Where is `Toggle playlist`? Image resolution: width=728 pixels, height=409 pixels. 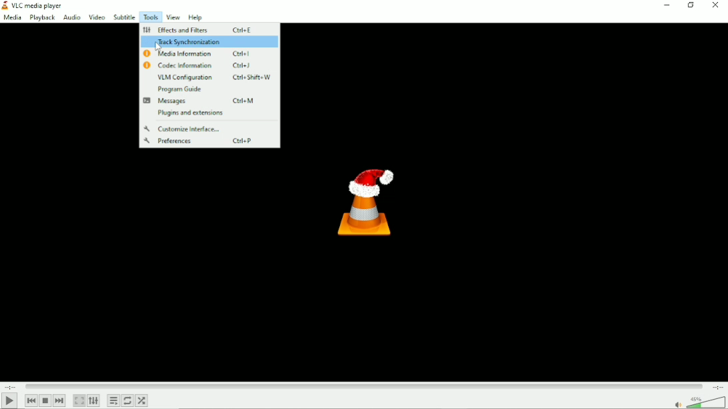
Toggle playlist is located at coordinates (113, 400).